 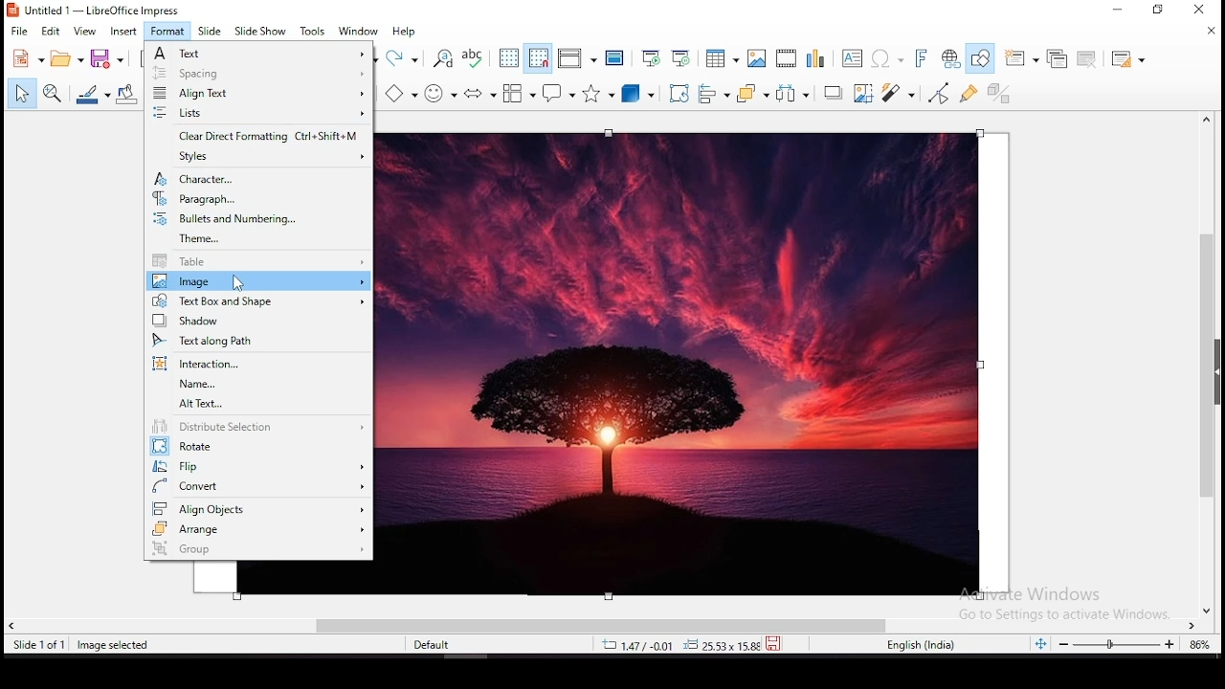 I want to click on tables, so click(x=720, y=58).